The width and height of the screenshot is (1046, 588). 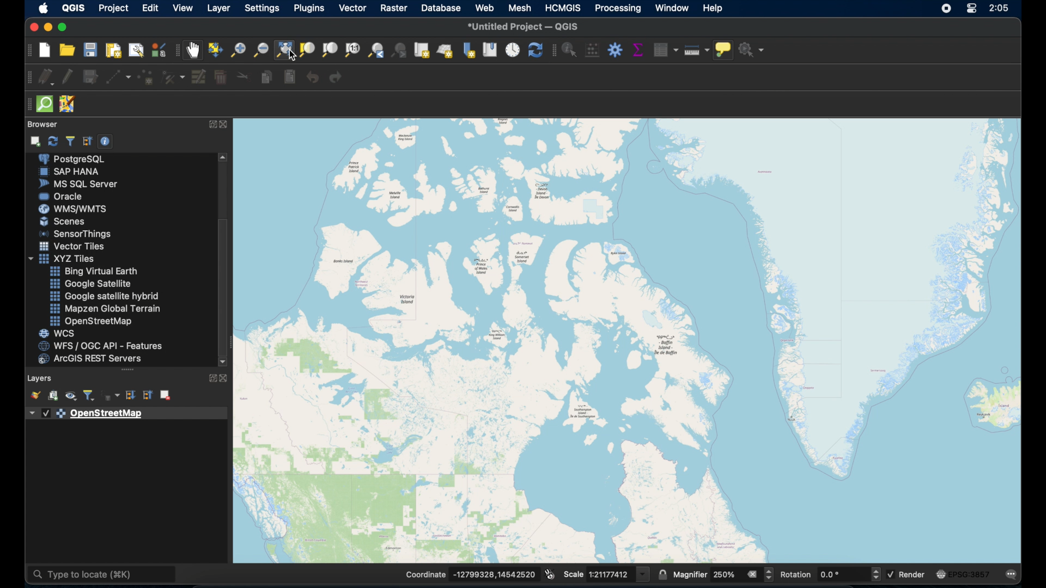 I want to click on screen recorder icon, so click(x=946, y=9).